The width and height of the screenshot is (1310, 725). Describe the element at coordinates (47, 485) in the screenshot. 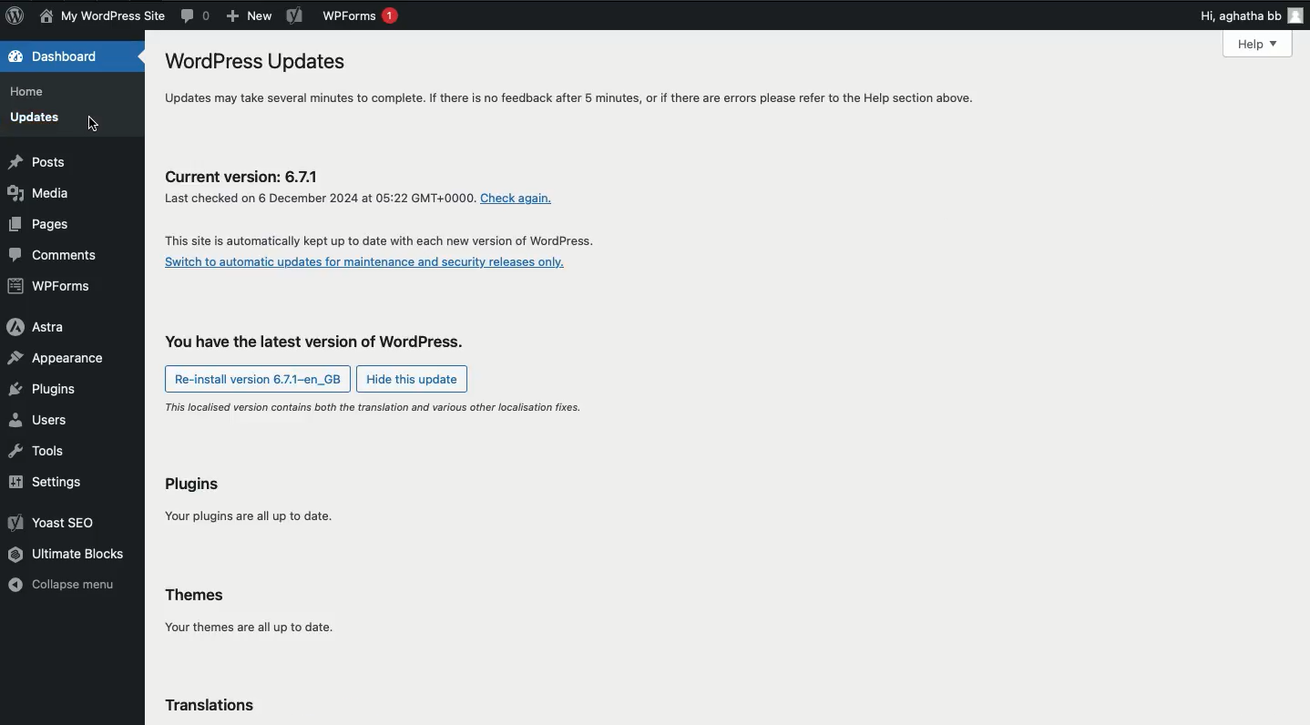

I see `Settings` at that location.